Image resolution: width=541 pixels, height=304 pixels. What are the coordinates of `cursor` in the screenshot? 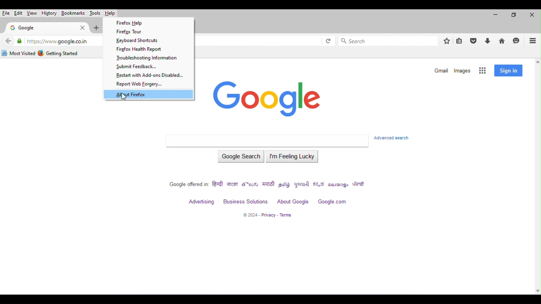 It's located at (125, 97).